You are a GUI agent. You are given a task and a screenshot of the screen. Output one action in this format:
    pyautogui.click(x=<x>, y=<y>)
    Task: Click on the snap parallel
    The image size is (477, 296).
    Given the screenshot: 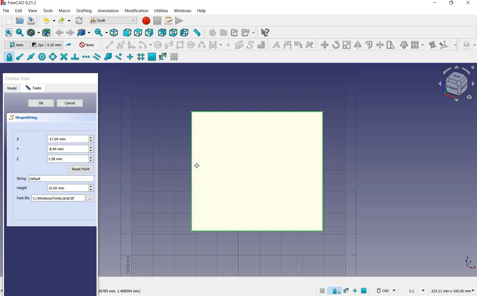 What is the action you would take?
    pyautogui.click(x=97, y=57)
    